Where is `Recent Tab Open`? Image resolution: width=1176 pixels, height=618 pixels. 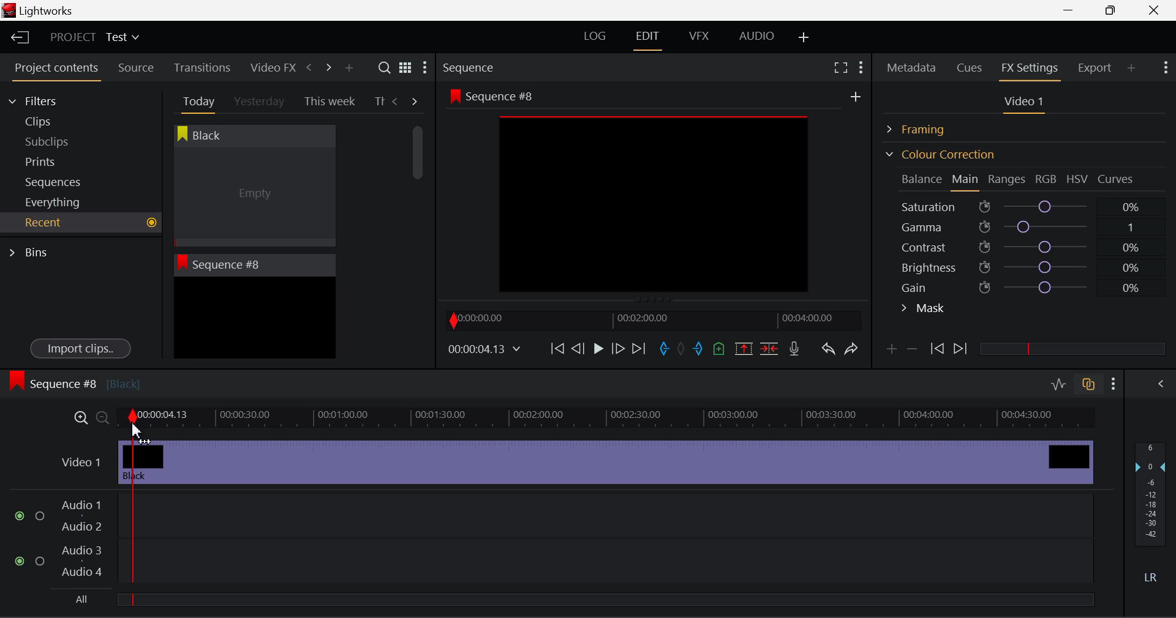
Recent Tab Open is located at coordinates (81, 223).